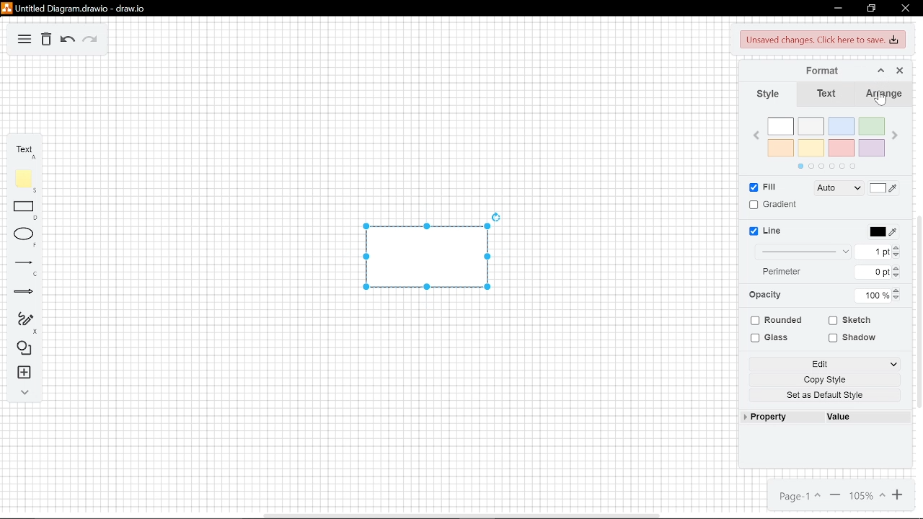 This screenshot has height=519, width=923. Describe the element at coordinates (781, 148) in the screenshot. I see `orange` at that location.